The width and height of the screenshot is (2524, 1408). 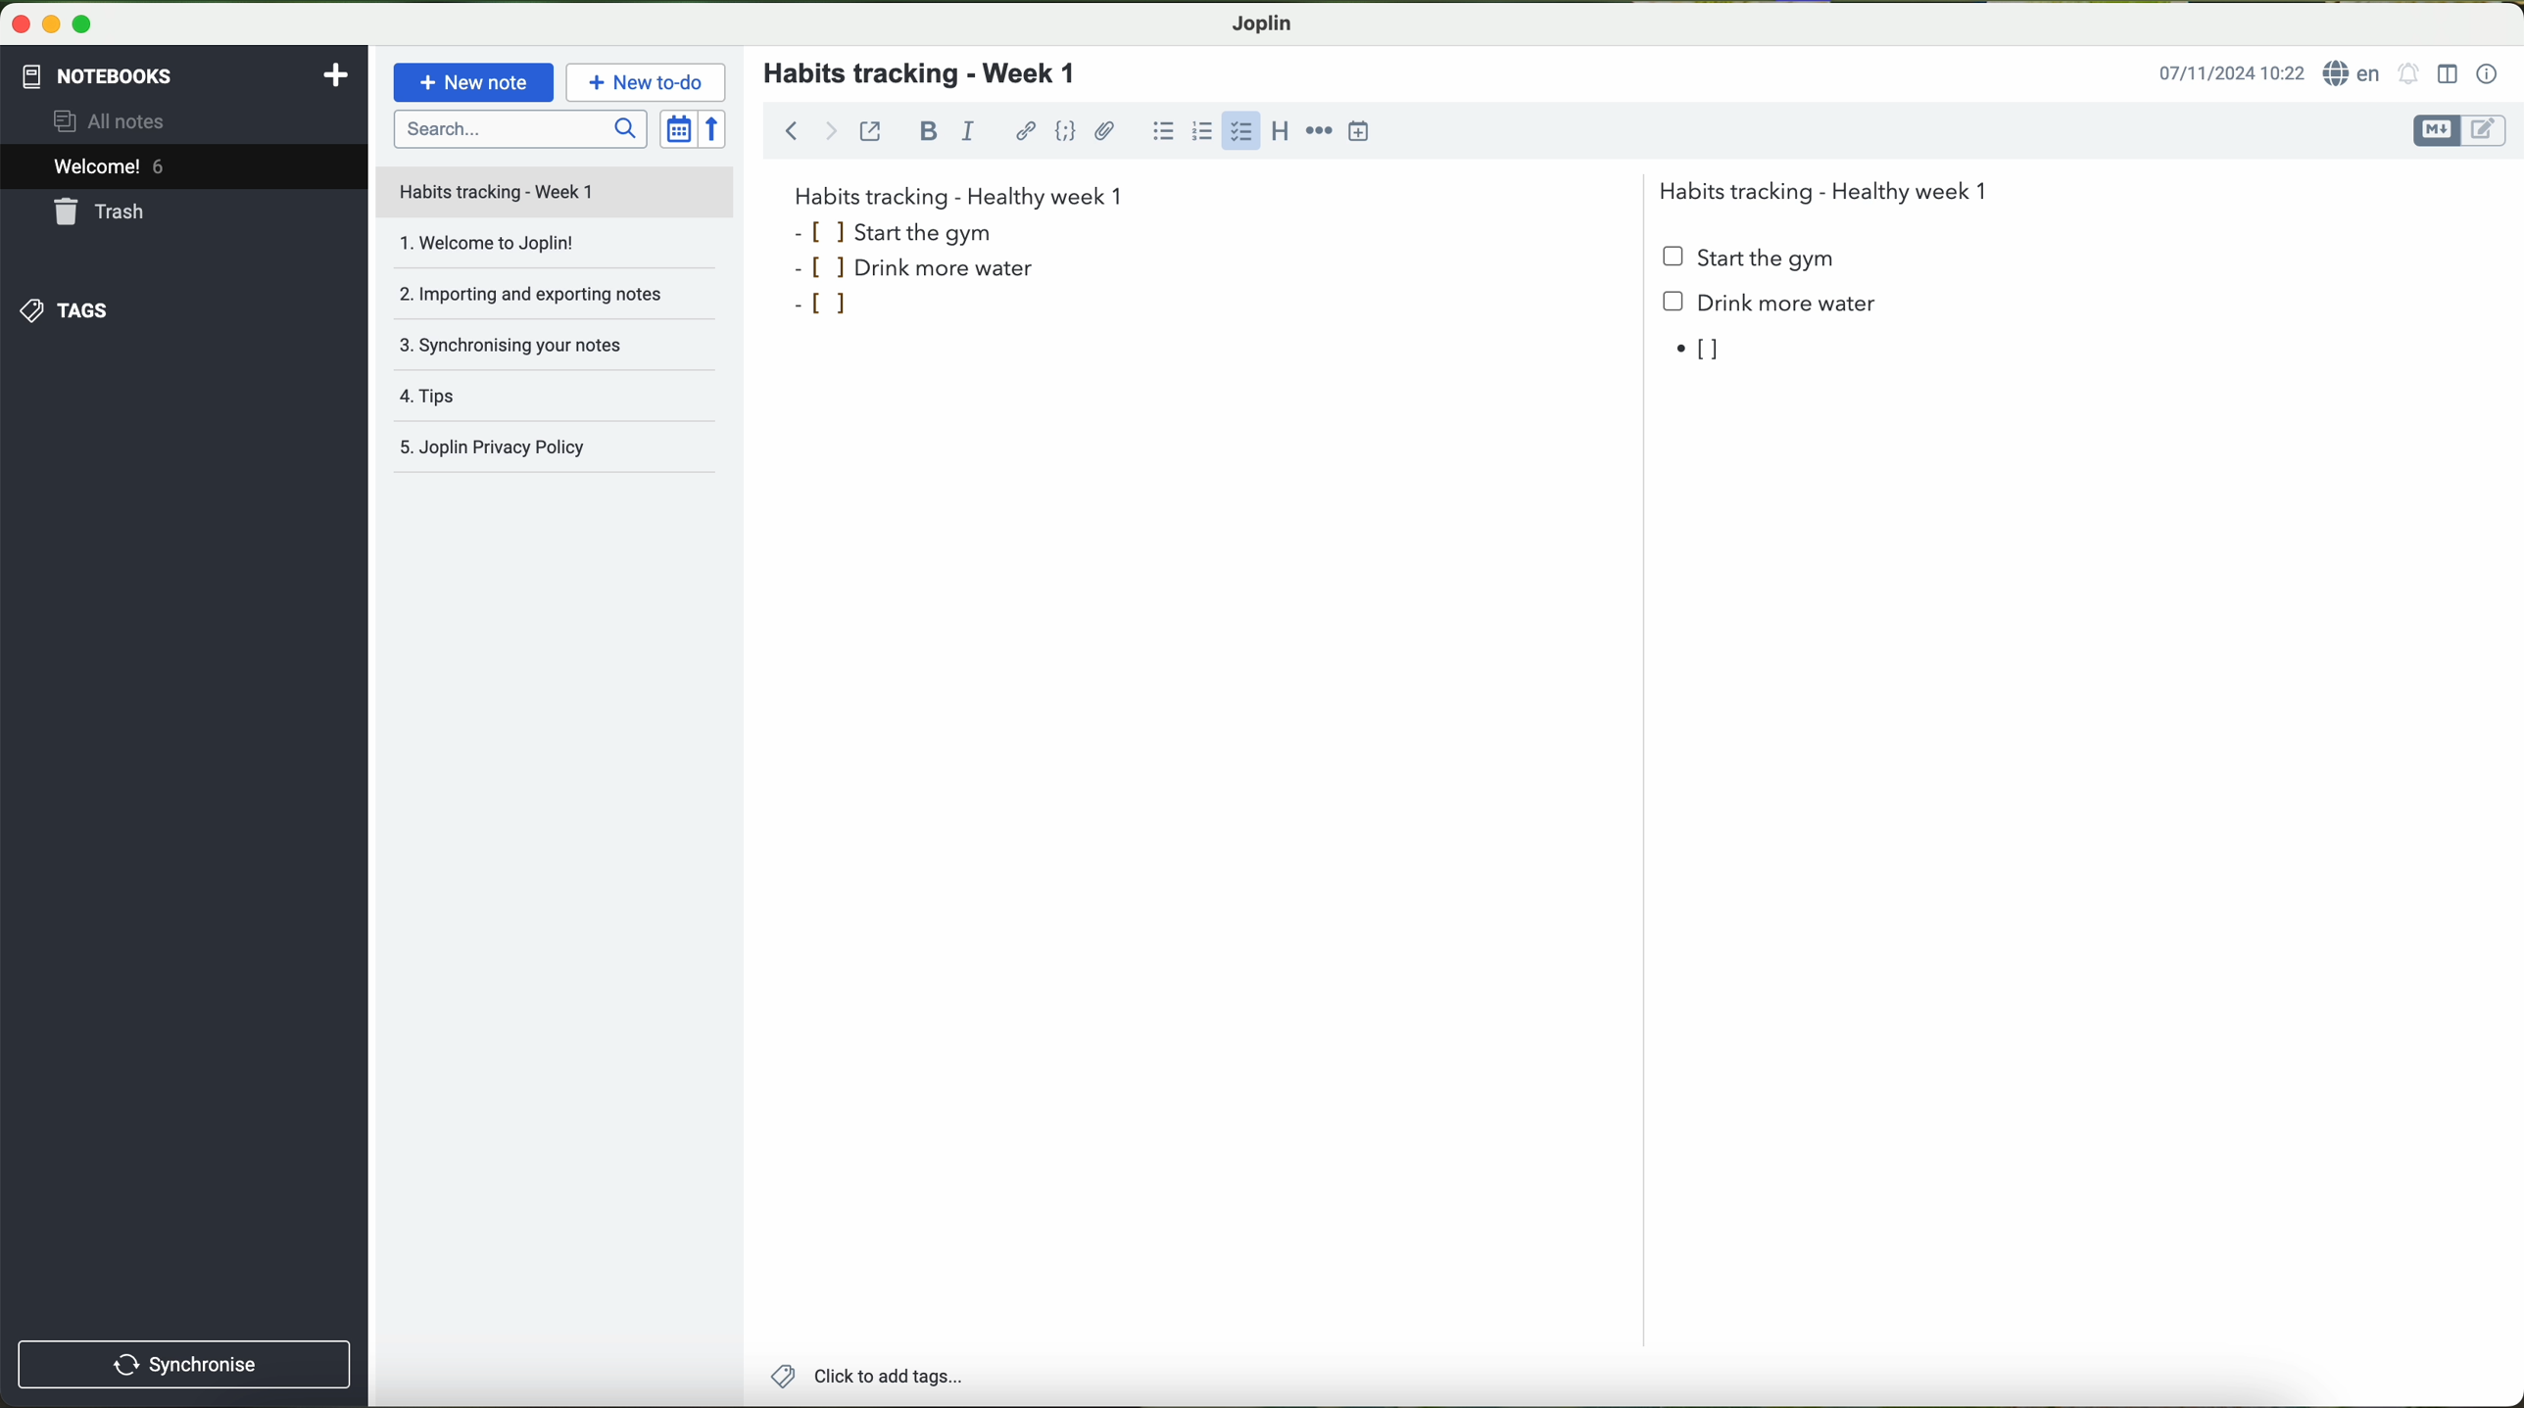 I want to click on toggle external editing, so click(x=870, y=130).